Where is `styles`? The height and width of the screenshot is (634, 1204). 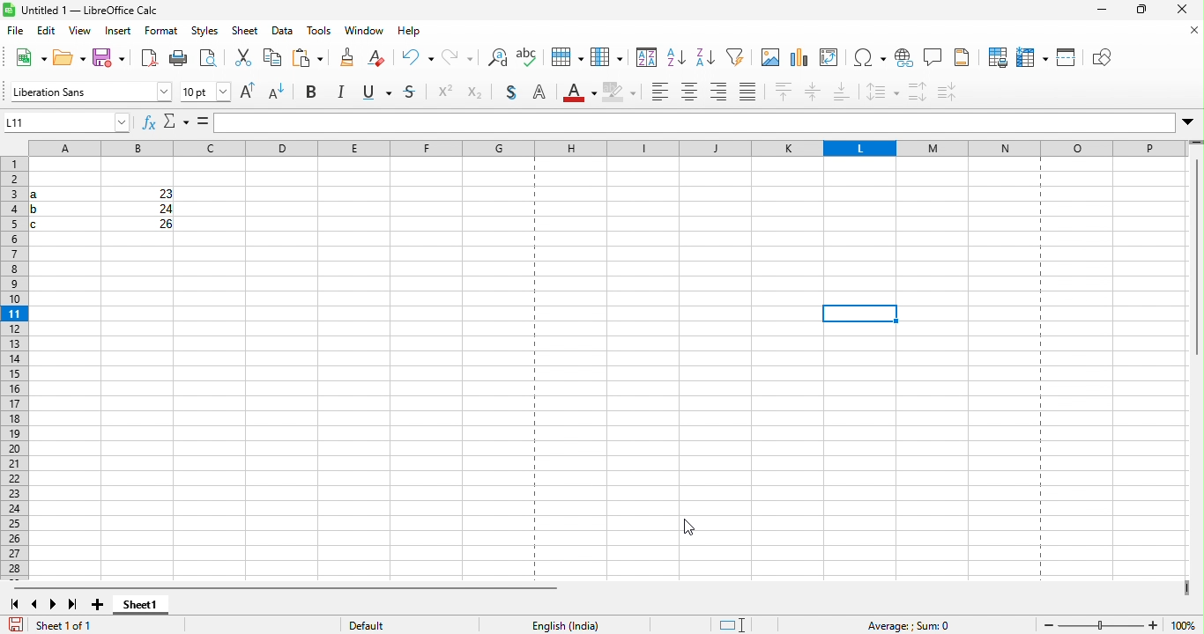 styles is located at coordinates (201, 34).